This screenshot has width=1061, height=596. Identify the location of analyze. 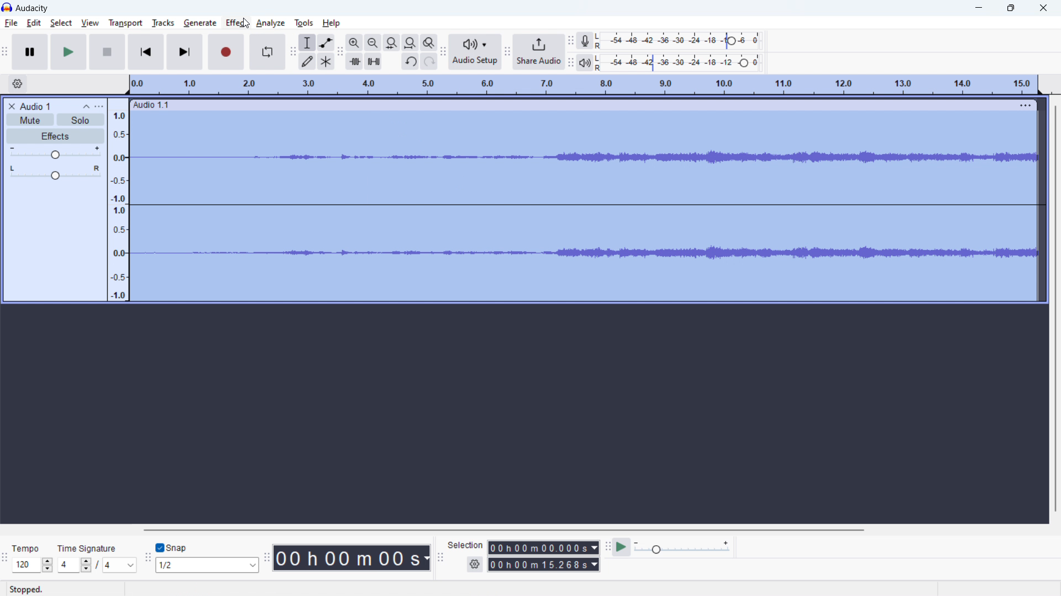
(270, 24).